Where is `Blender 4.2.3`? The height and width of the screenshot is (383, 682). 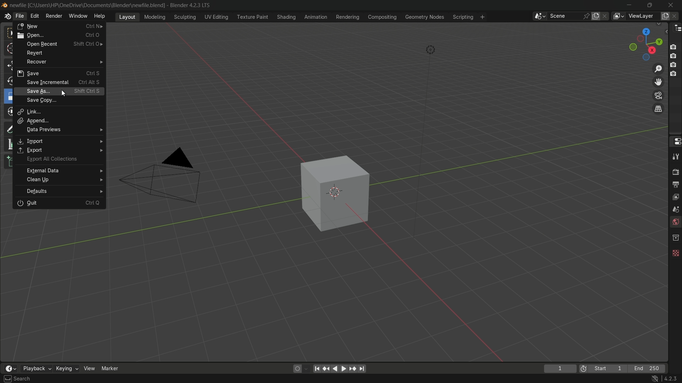
Blender 4.2.3 is located at coordinates (188, 5).